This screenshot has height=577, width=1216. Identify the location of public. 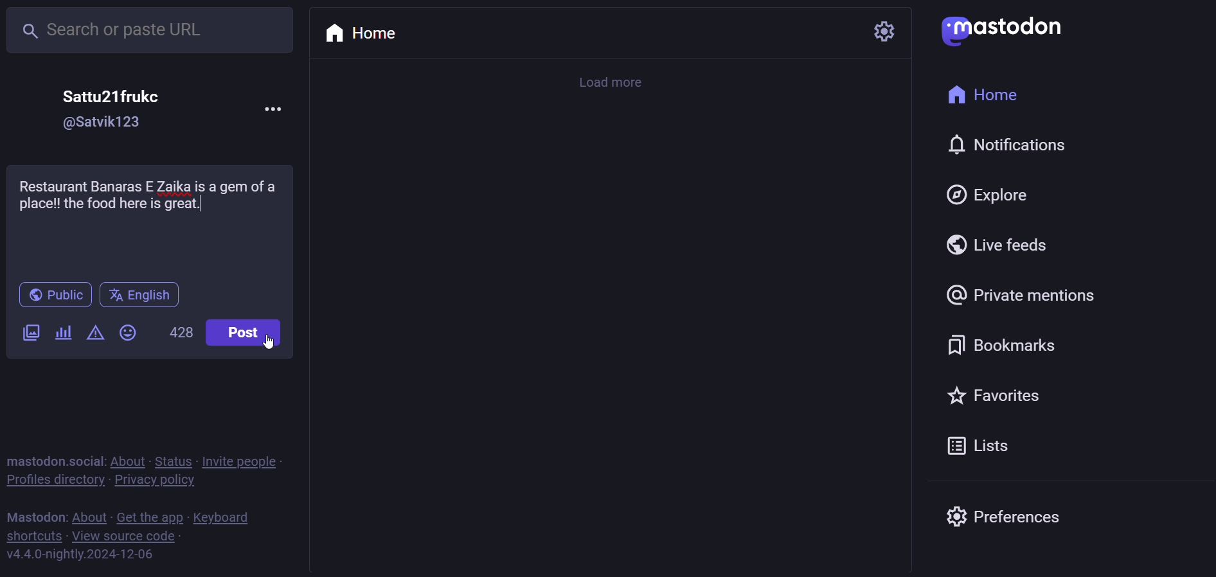
(55, 295).